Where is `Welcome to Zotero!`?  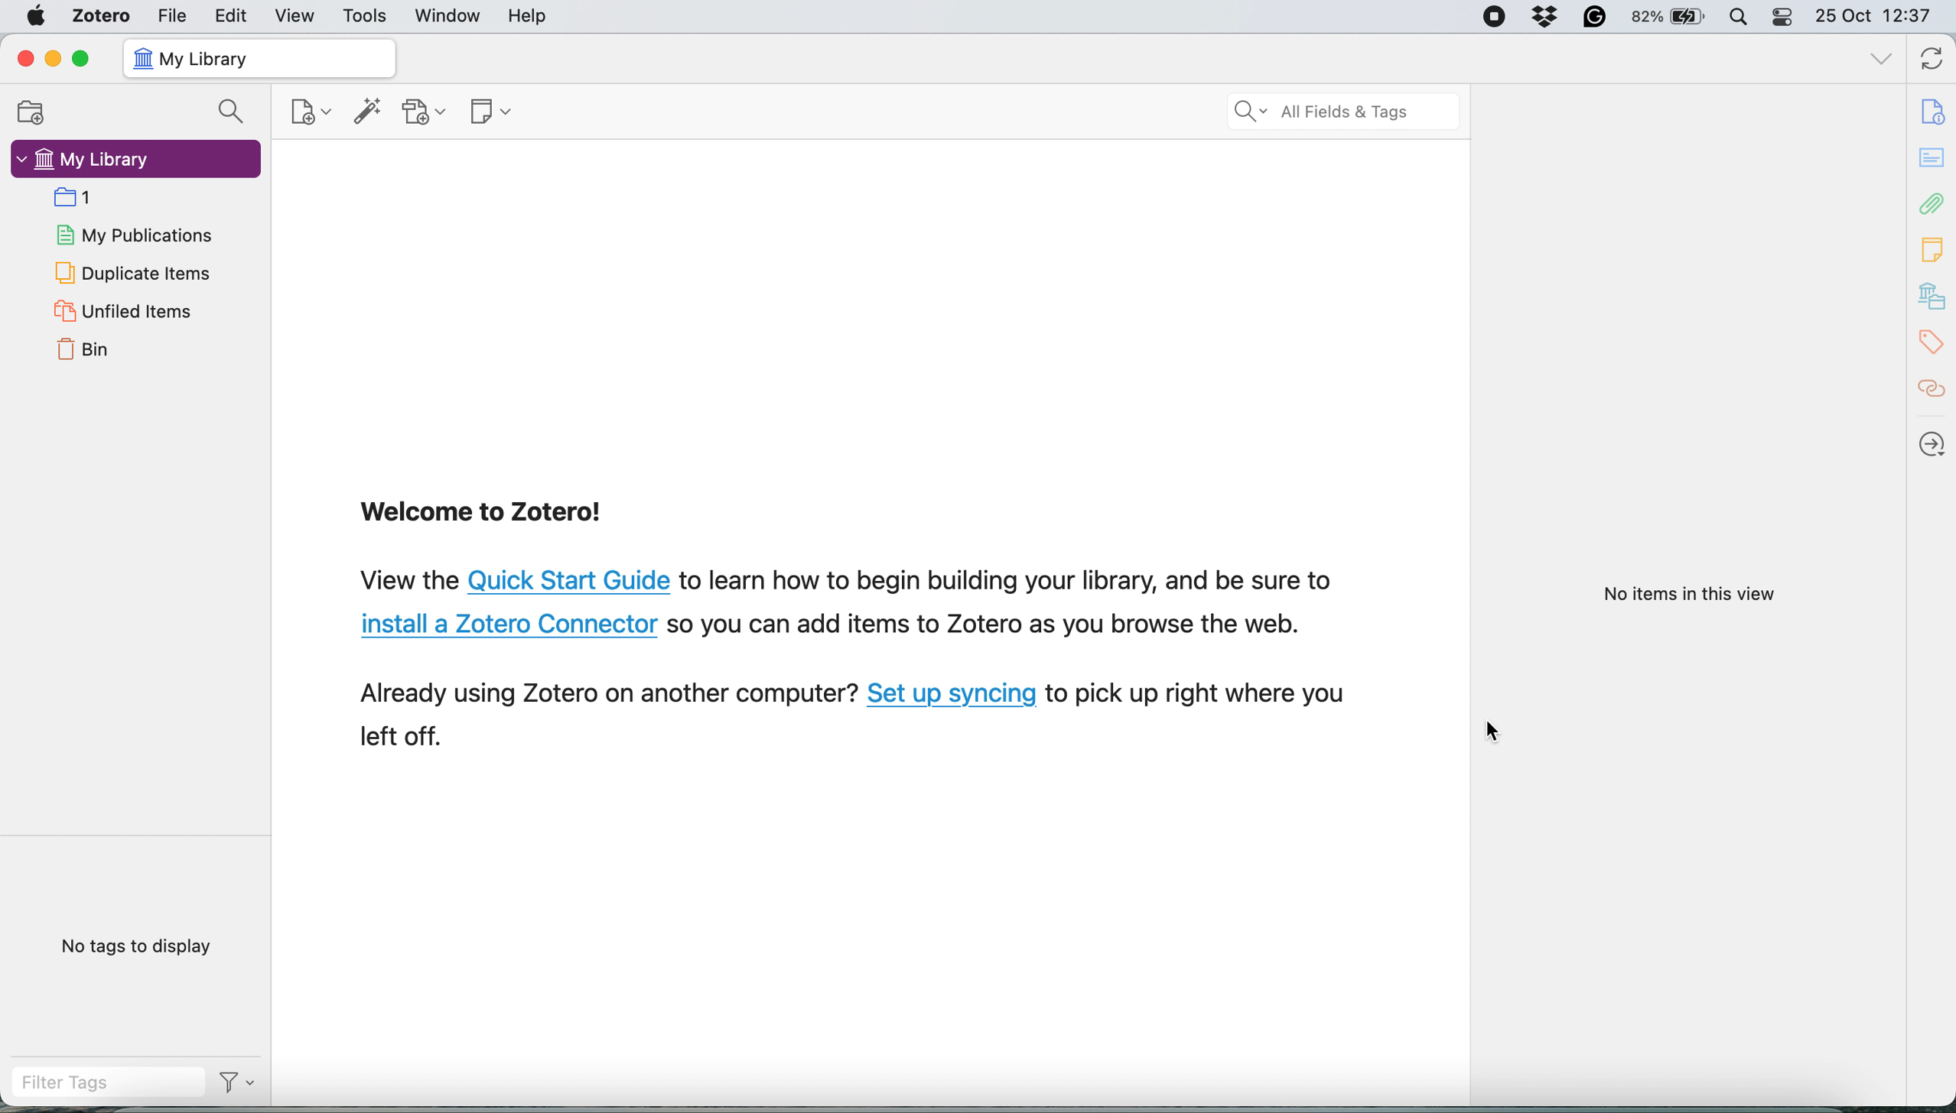 Welcome to Zotero! is located at coordinates (493, 514).